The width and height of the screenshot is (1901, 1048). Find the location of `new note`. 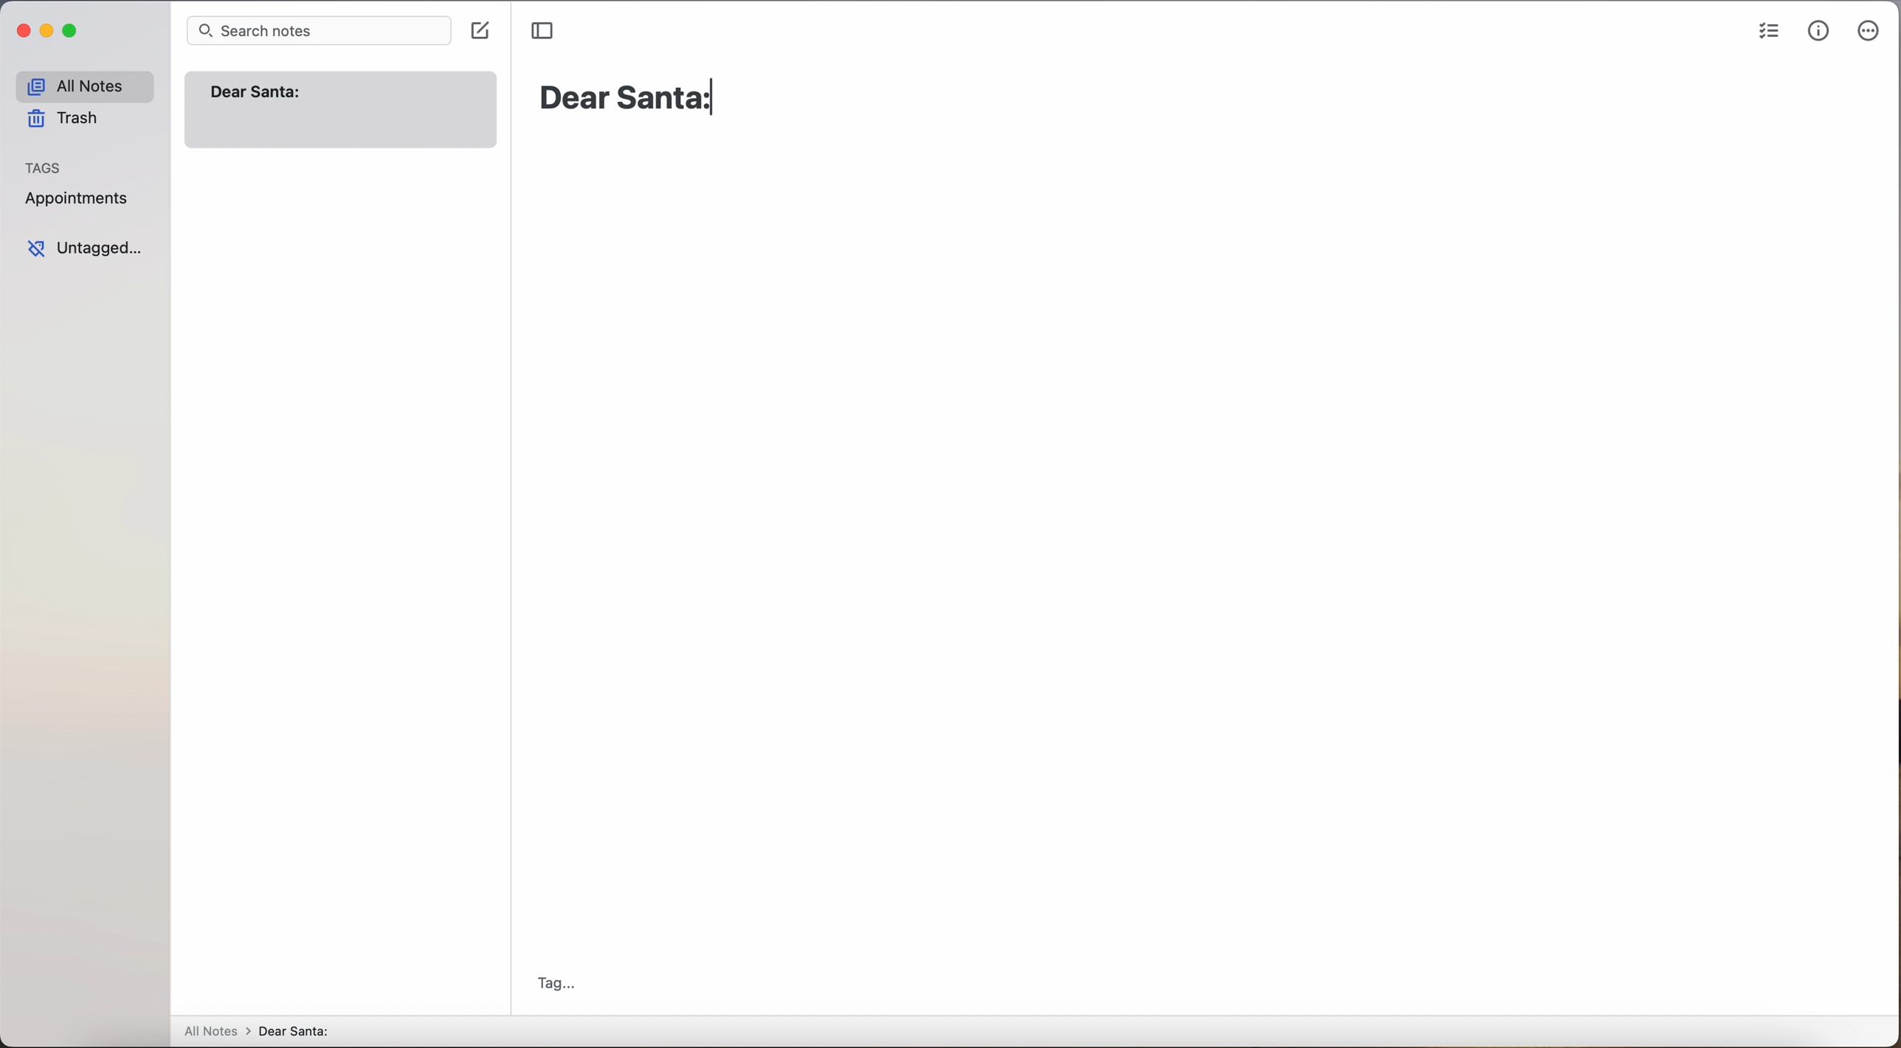

new note is located at coordinates (307, 1033).